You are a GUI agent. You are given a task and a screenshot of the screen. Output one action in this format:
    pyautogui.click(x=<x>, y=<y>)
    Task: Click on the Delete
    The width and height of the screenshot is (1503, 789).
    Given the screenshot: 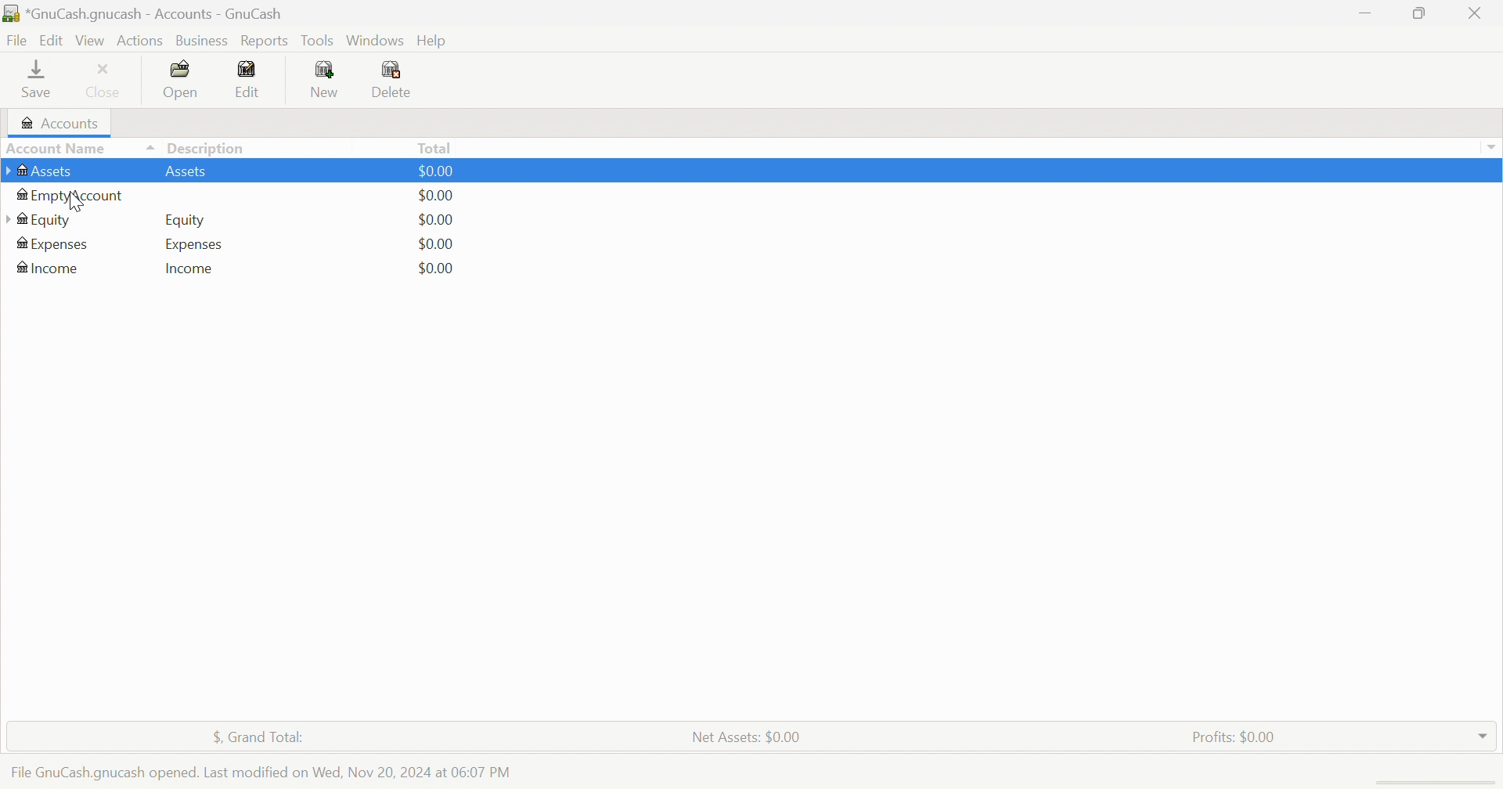 What is the action you would take?
    pyautogui.click(x=396, y=80)
    